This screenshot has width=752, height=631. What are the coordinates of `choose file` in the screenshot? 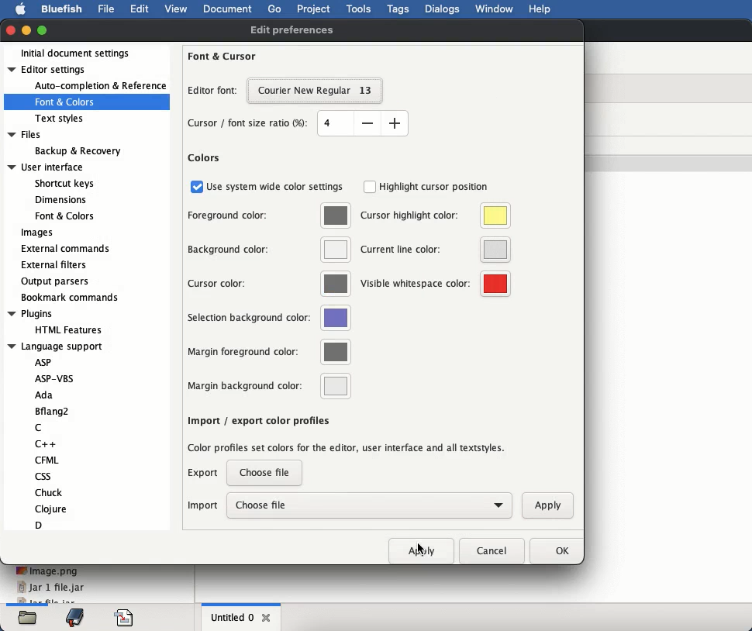 It's located at (368, 505).